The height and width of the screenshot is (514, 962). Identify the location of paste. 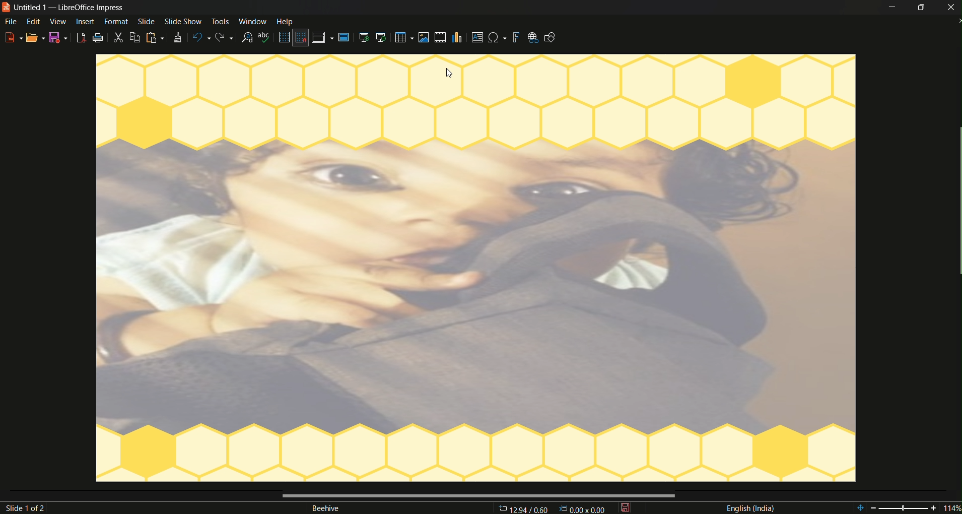
(155, 38).